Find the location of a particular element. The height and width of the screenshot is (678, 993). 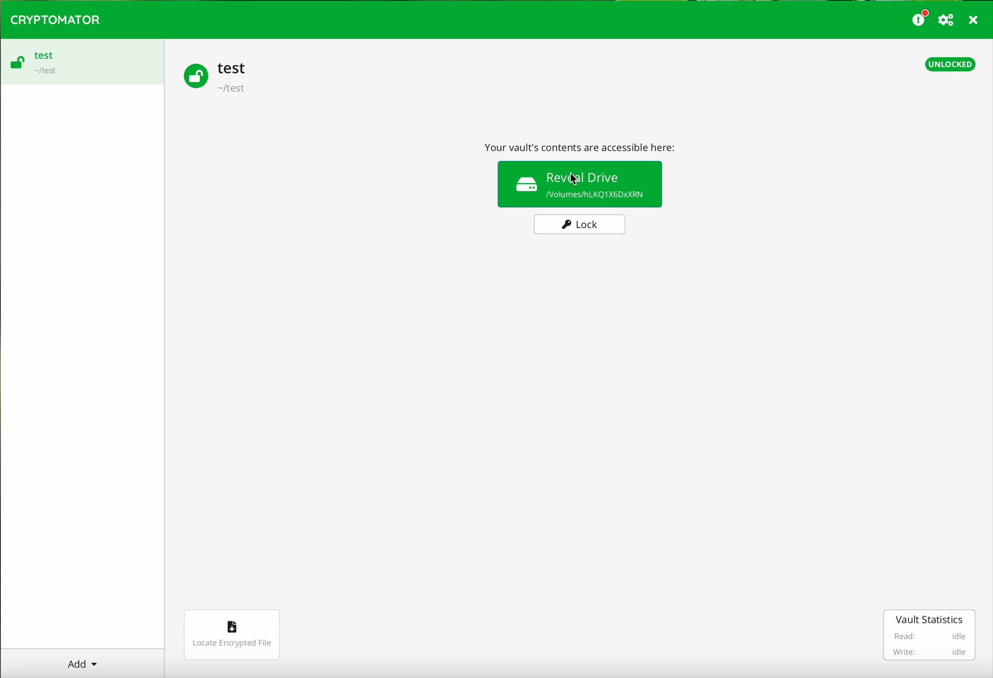

Your vault's contents are accessible here: is located at coordinates (584, 145).